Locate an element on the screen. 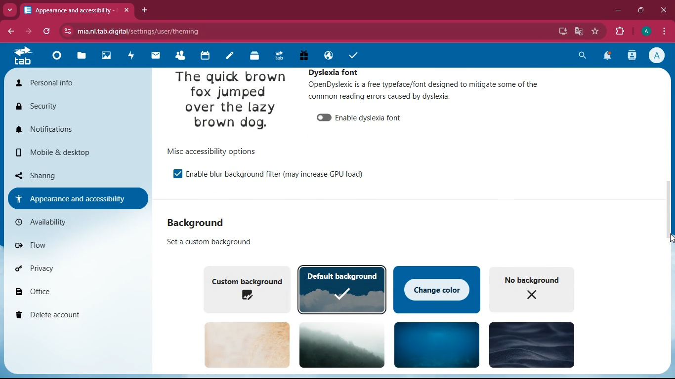 The width and height of the screenshot is (675, 379). enable dyslexia font is located at coordinates (372, 117).